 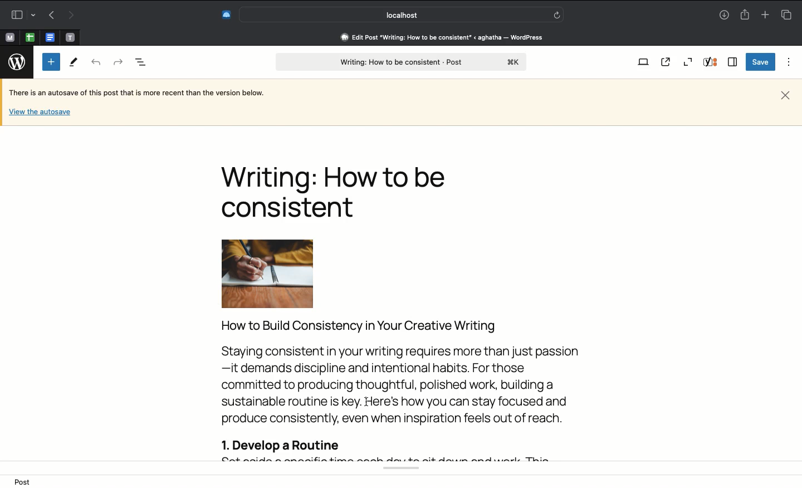 I want to click on Search bar, so click(x=402, y=14).